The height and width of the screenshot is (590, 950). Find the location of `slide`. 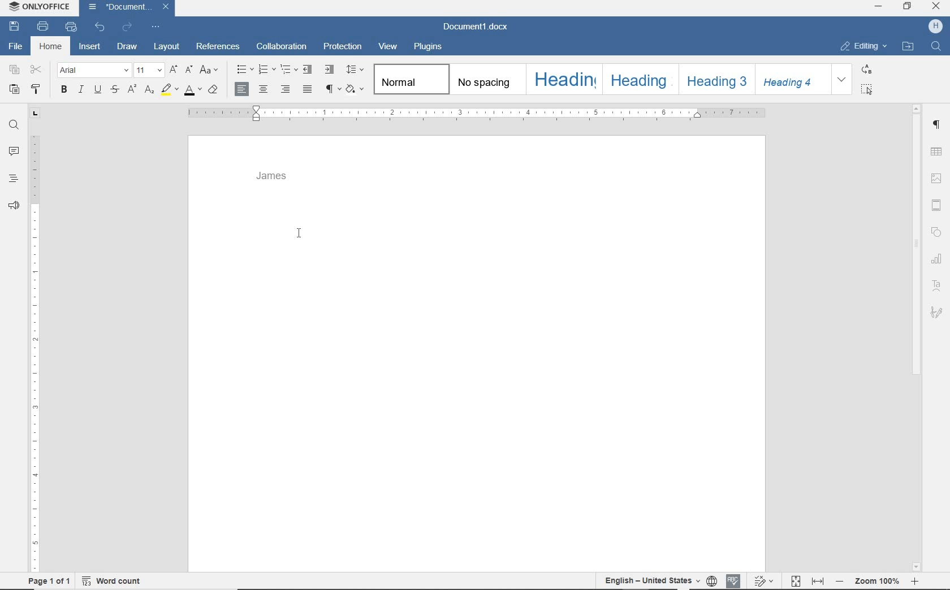

slide is located at coordinates (939, 206).